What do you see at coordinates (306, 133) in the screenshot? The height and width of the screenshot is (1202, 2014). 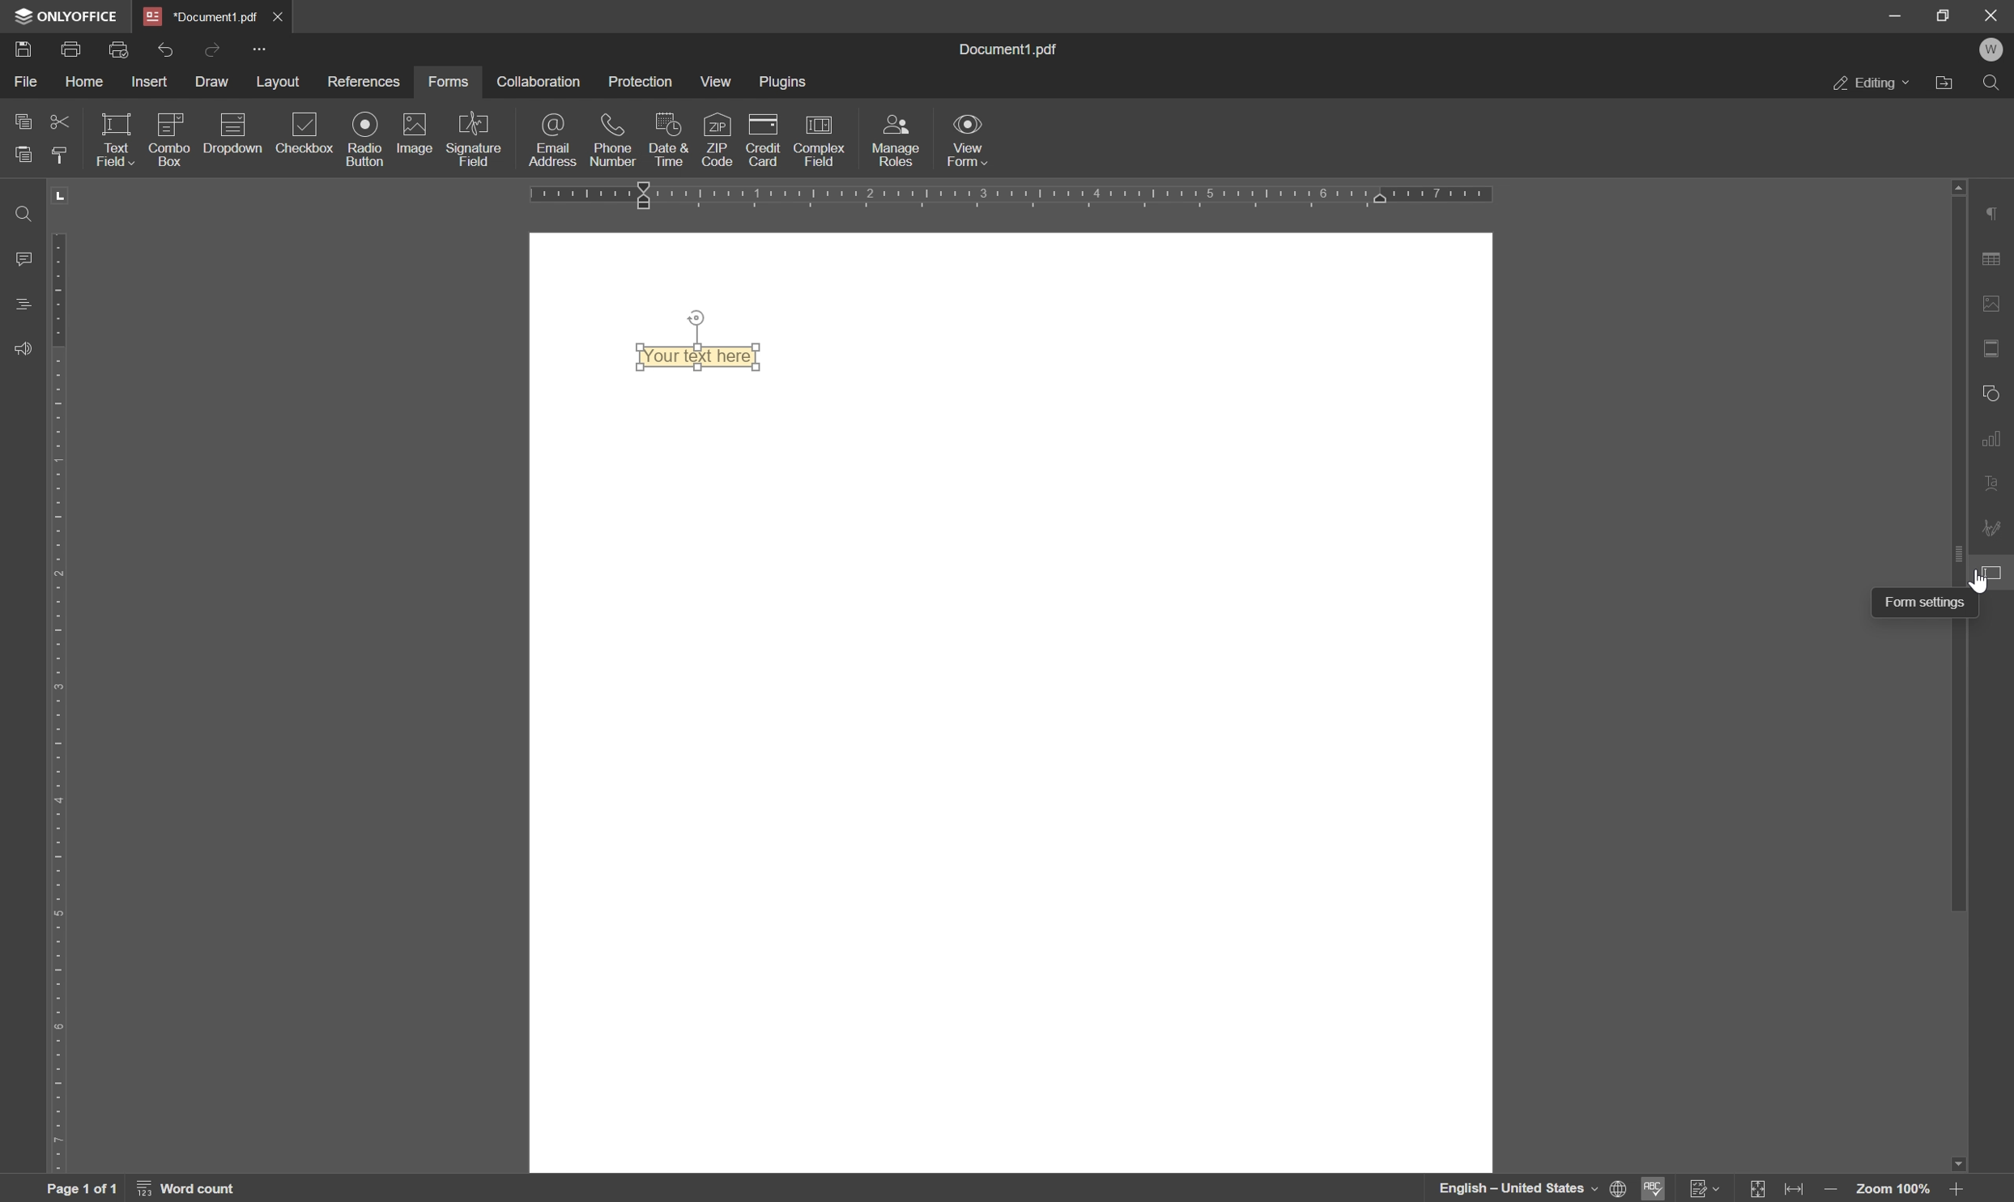 I see `checkbox` at bounding box center [306, 133].